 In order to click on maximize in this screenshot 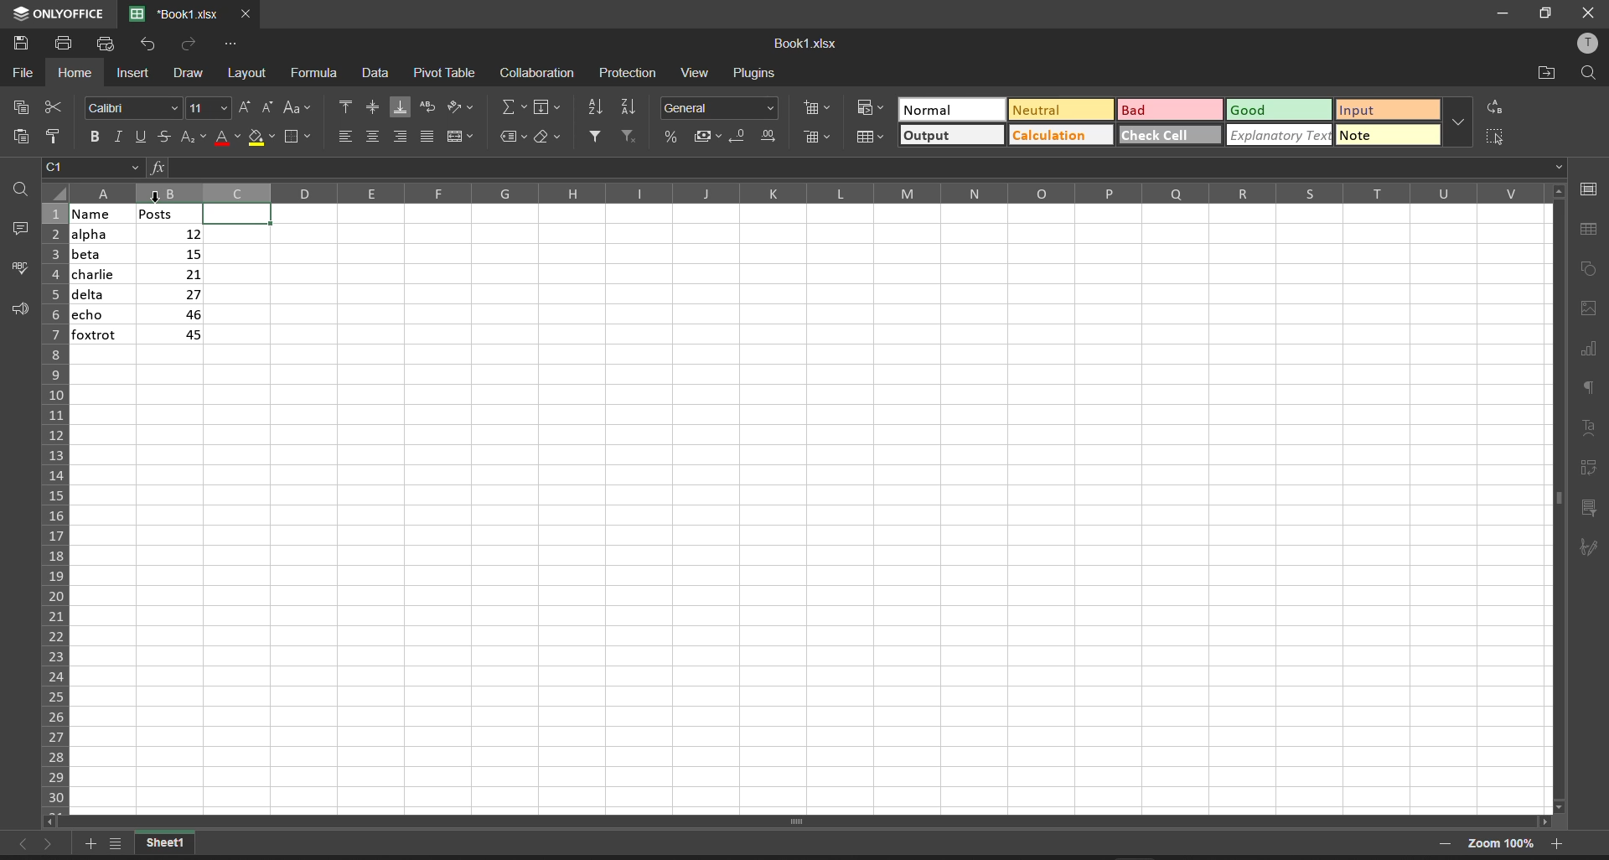, I will do `click(1547, 13)`.